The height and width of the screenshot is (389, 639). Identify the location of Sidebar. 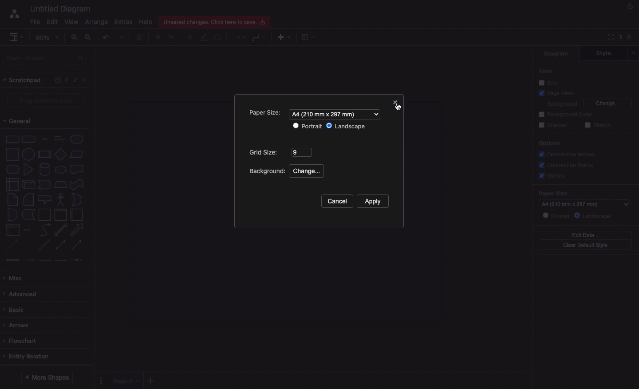
(619, 38).